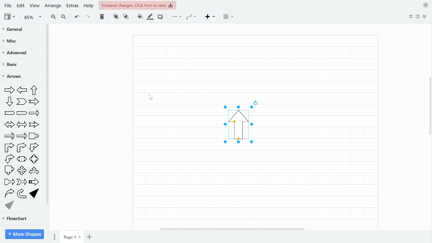 The height and width of the screenshot is (243, 432). I want to click on Rotate, so click(255, 102).